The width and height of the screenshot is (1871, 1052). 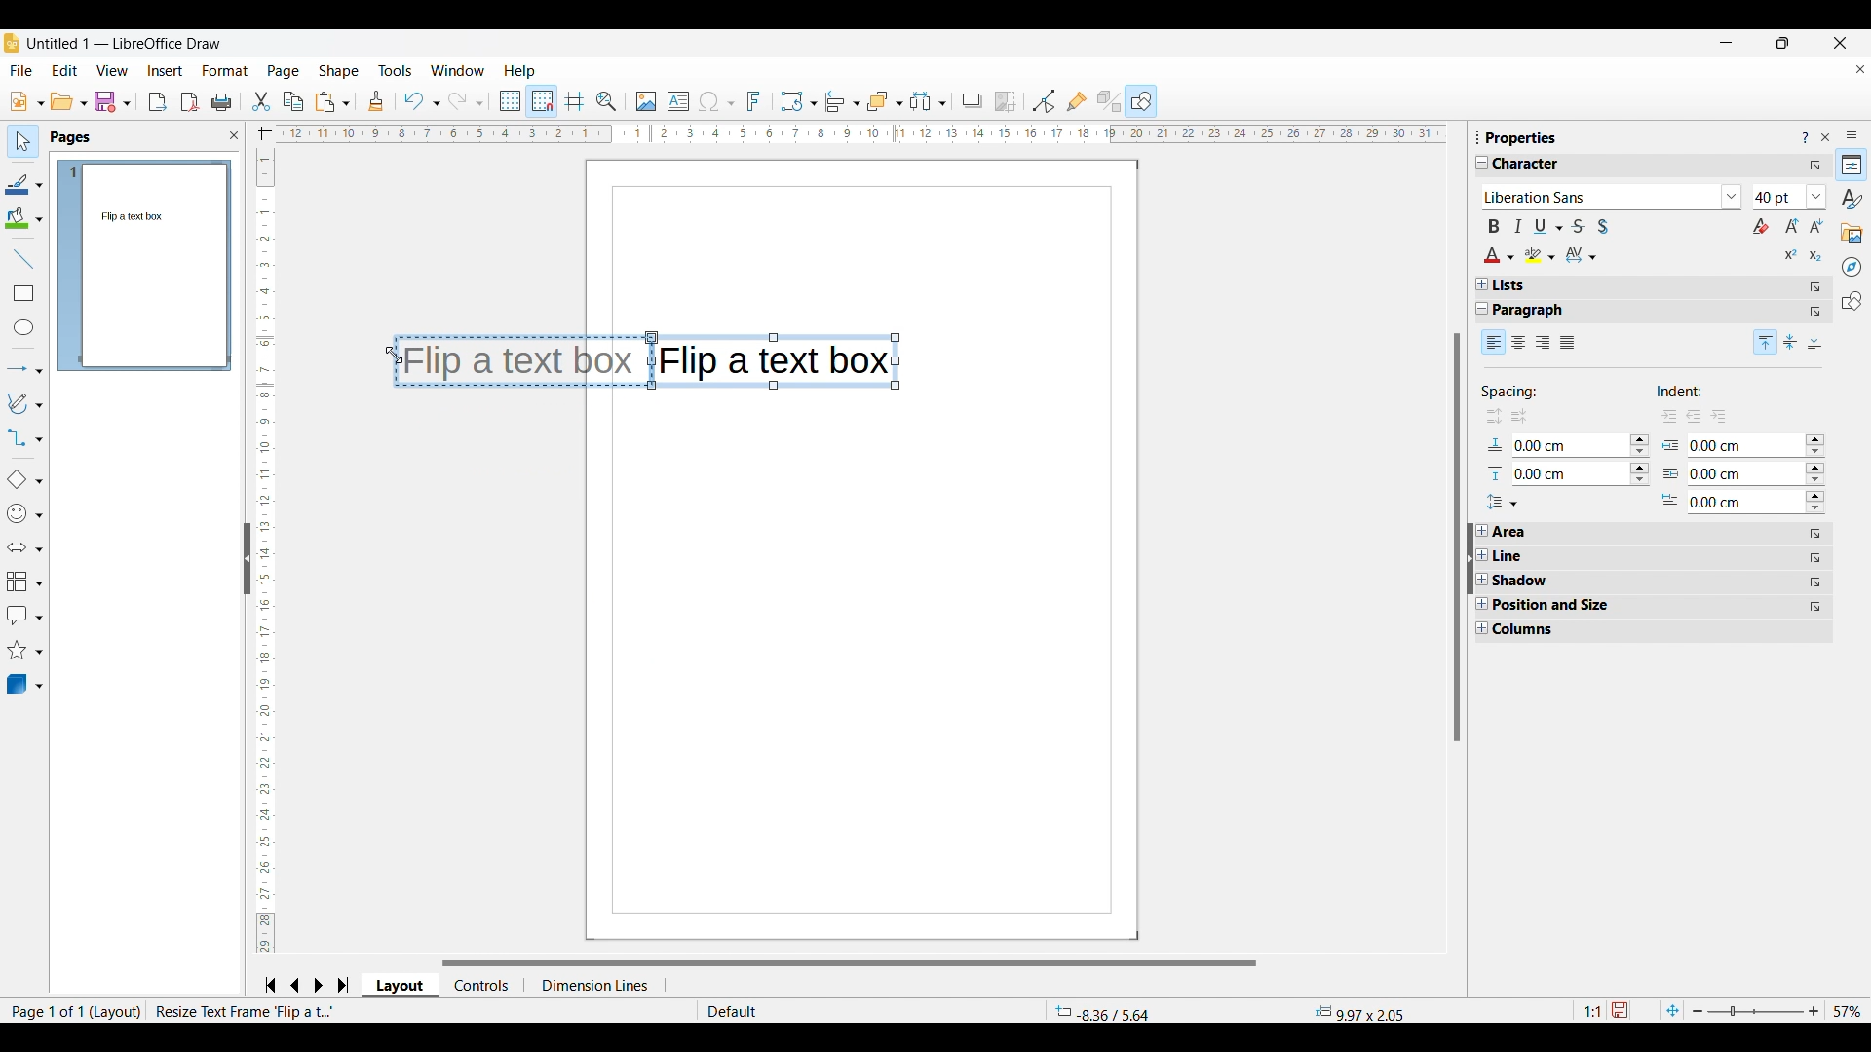 I want to click on Fit page to current window, so click(x=1673, y=1010).